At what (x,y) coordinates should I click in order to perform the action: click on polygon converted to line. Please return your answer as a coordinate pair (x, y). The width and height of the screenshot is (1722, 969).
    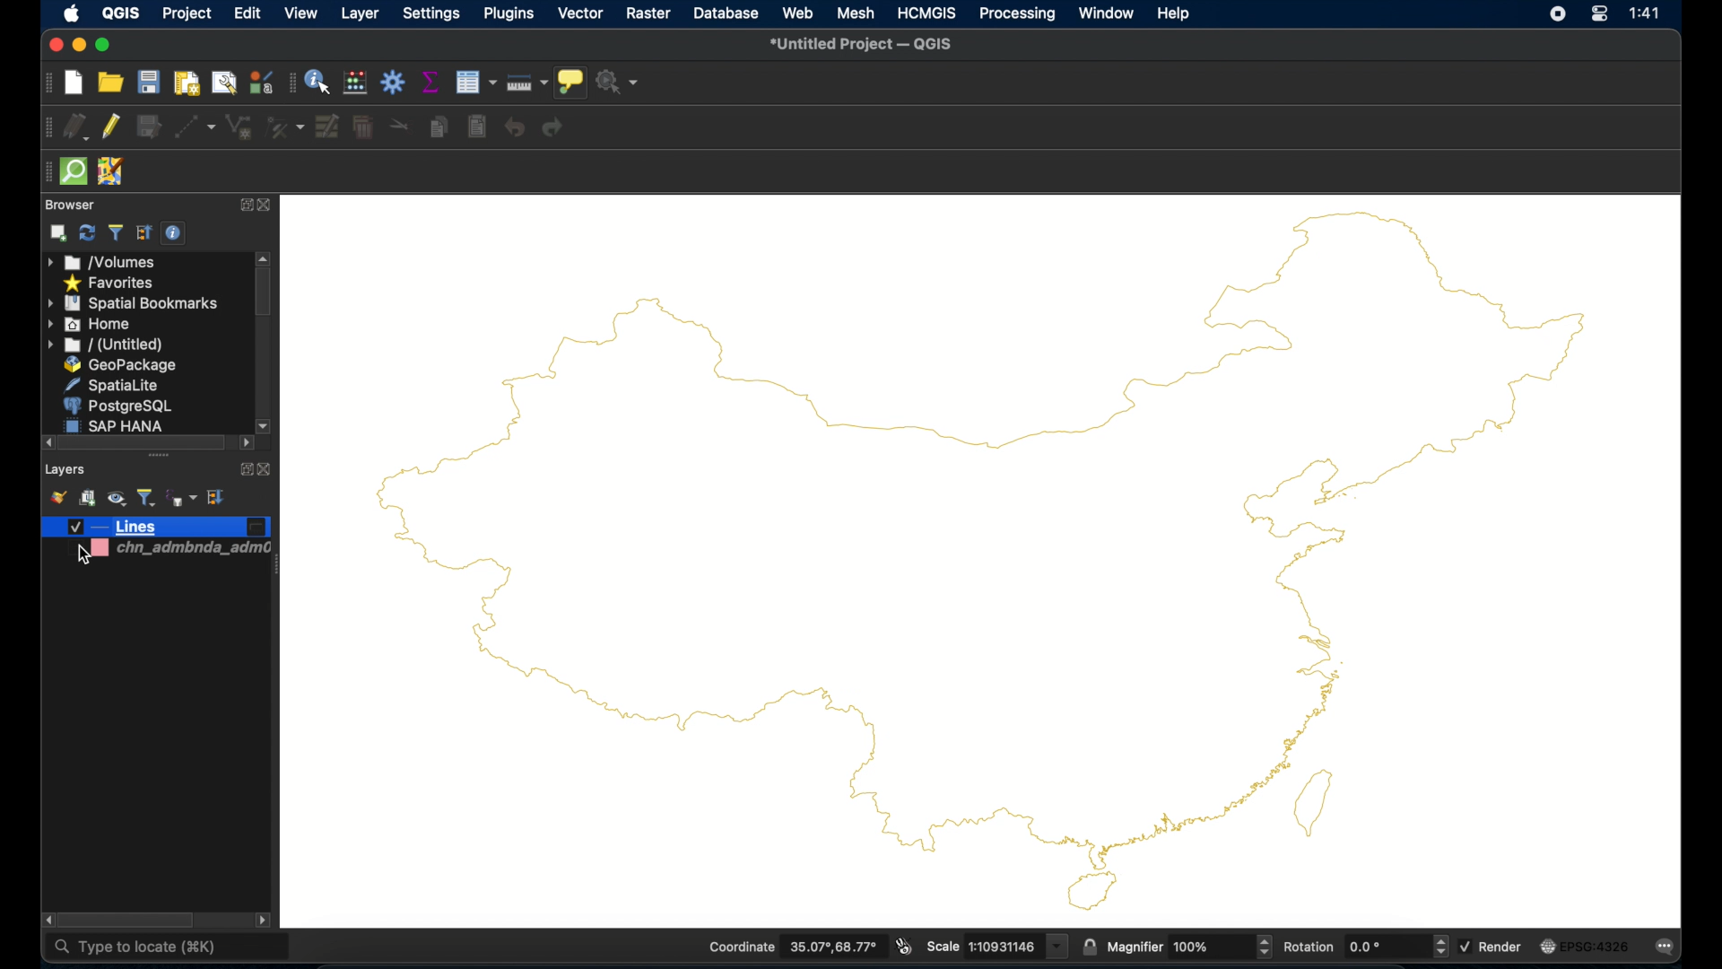
    Looking at the image, I should click on (980, 560).